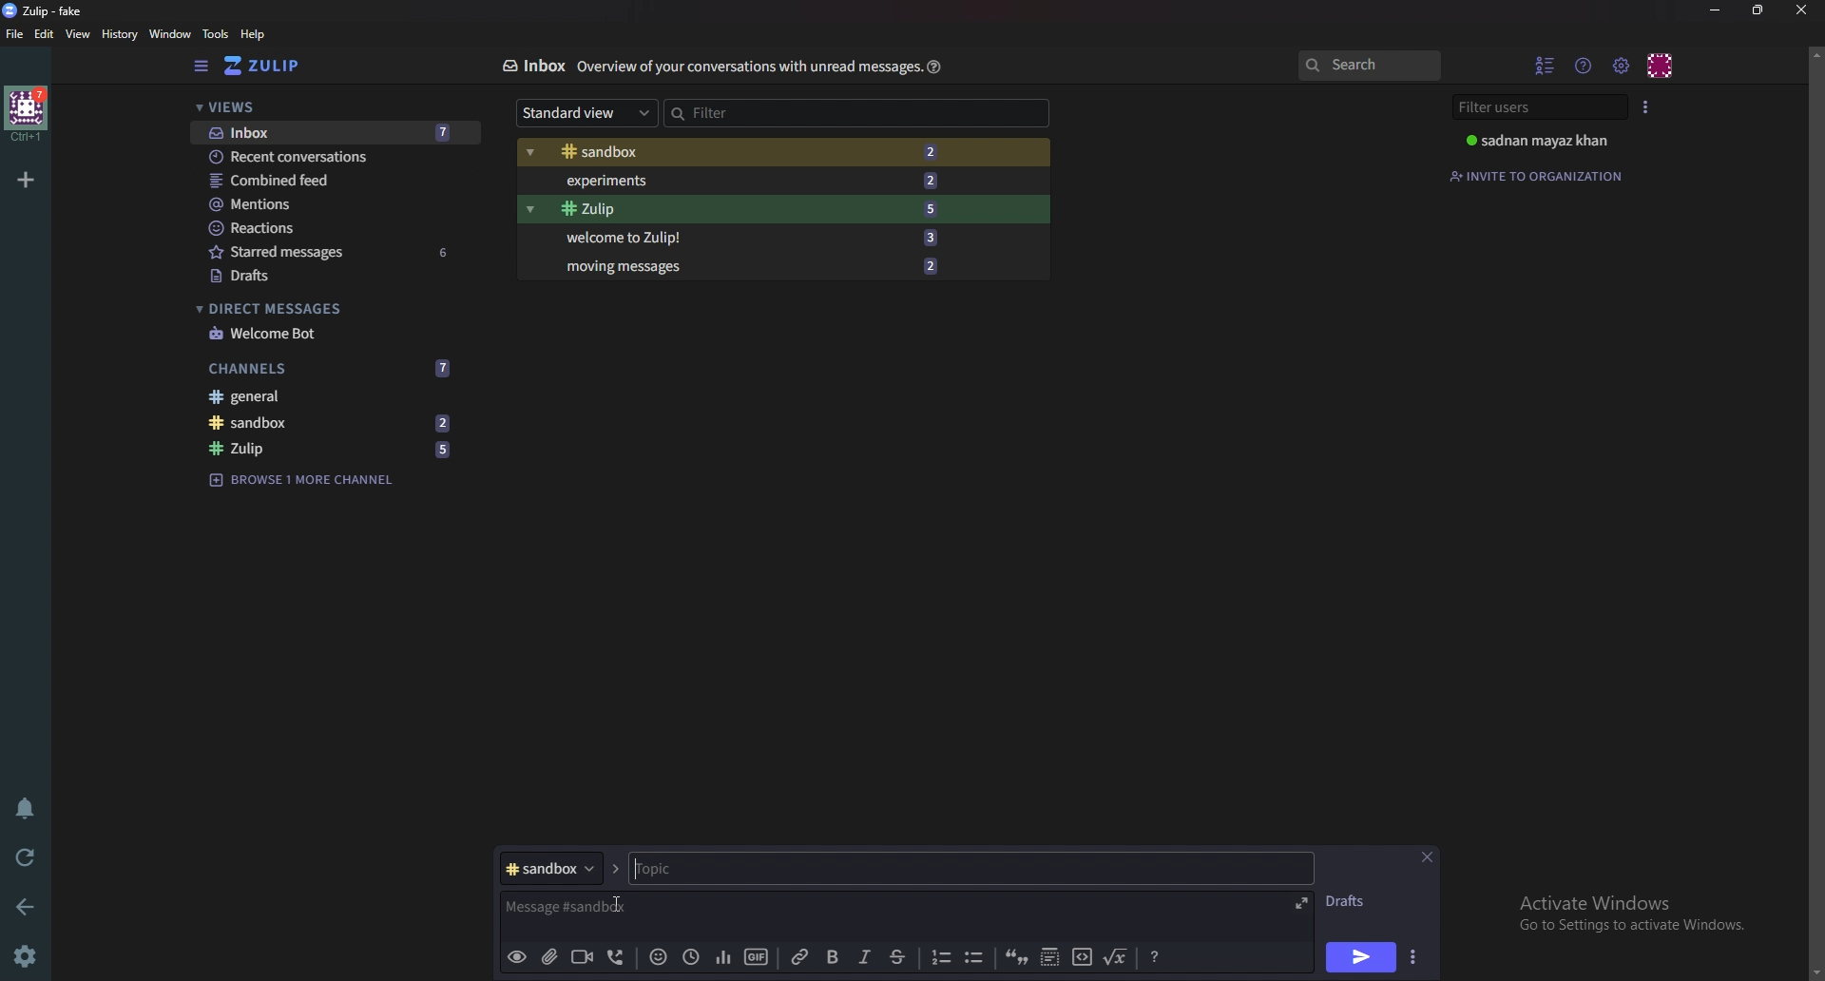 This screenshot has height=981, width=1825. I want to click on Spoiler, so click(1051, 955).